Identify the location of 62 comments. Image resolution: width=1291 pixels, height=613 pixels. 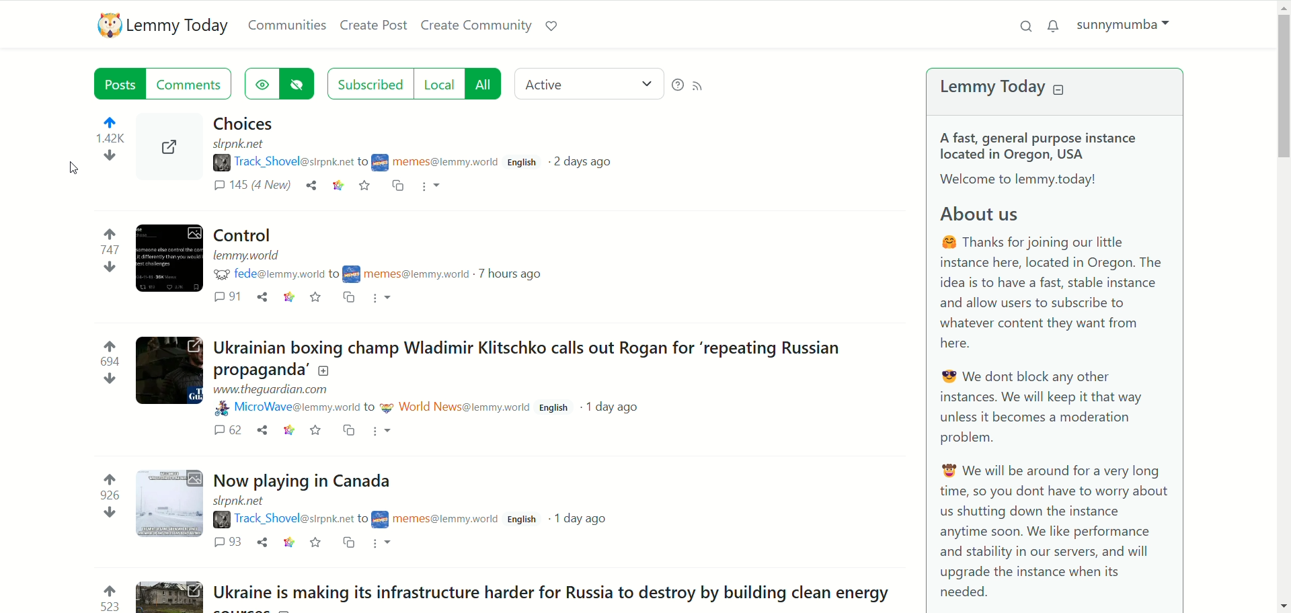
(229, 430).